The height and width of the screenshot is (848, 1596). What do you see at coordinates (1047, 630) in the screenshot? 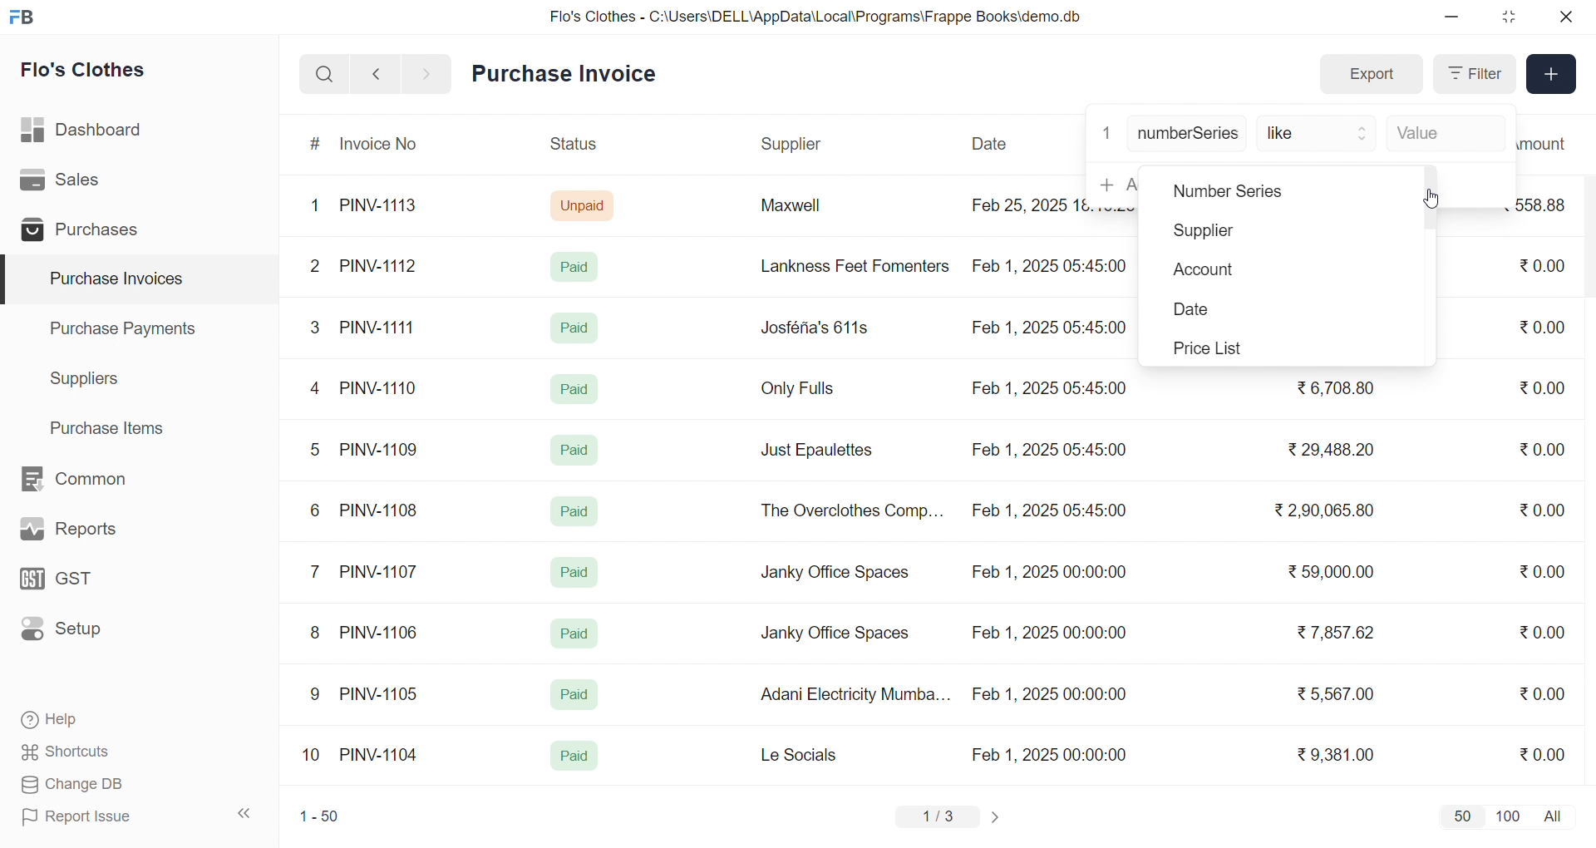
I see `Feb 1, 2025 00:00:00` at bounding box center [1047, 630].